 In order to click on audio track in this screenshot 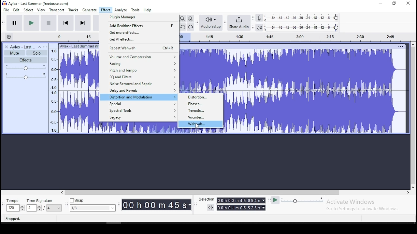, I will do `click(79, 91)`.